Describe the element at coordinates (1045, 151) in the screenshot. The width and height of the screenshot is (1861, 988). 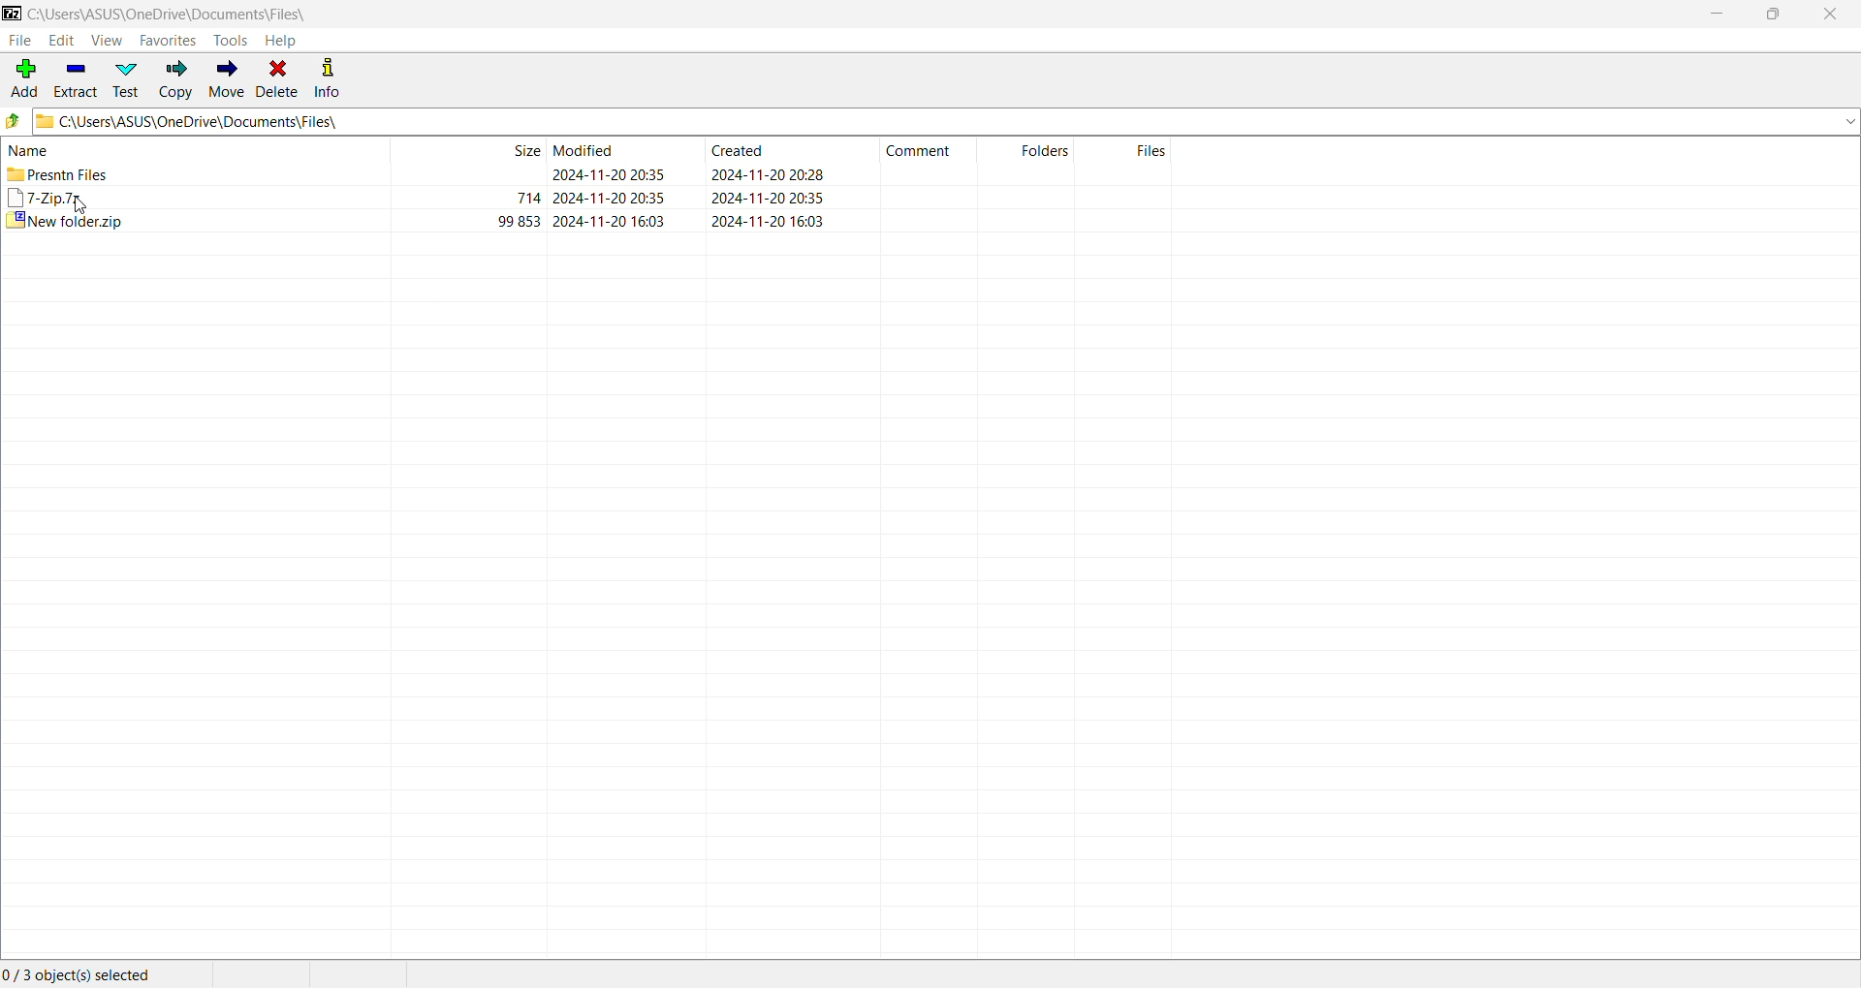
I see `folder` at that location.